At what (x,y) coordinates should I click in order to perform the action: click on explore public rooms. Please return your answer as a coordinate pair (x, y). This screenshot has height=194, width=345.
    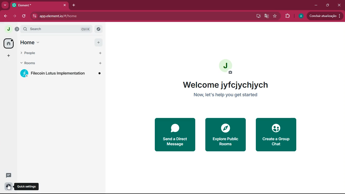
    Looking at the image, I should click on (226, 135).